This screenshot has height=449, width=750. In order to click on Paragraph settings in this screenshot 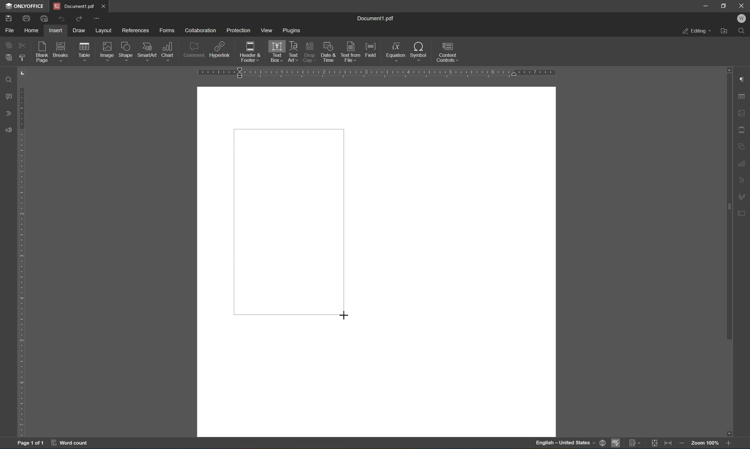, I will do `click(743, 79)`.